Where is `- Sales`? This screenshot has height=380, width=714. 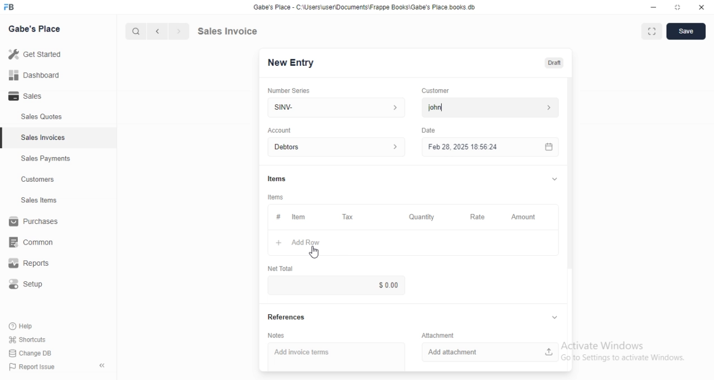
- Sales is located at coordinates (36, 98).